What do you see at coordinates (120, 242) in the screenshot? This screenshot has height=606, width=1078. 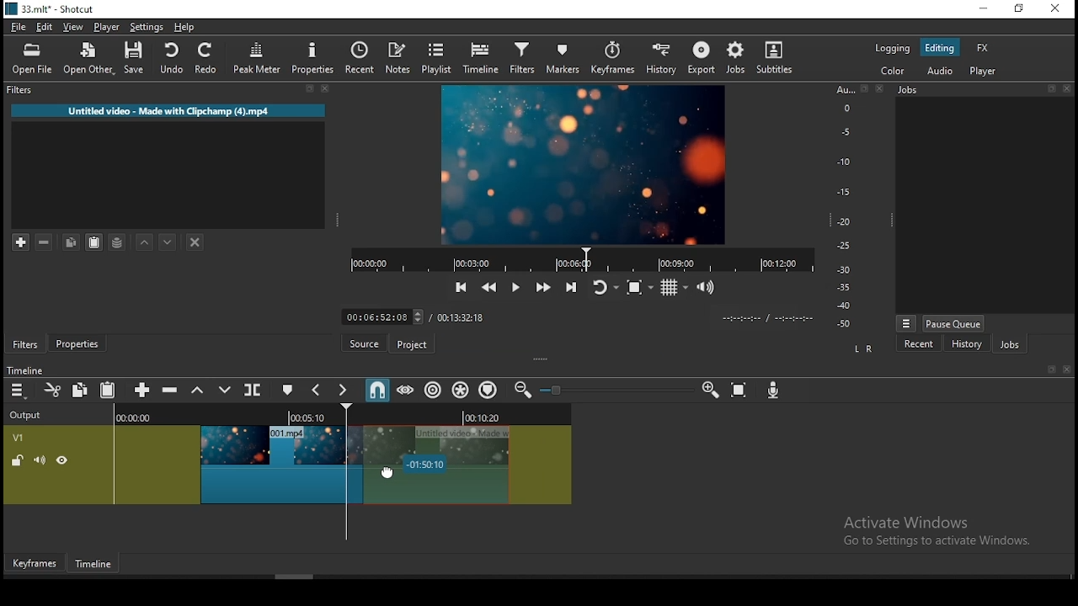 I see `save filter sets` at bounding box center [120, 242].